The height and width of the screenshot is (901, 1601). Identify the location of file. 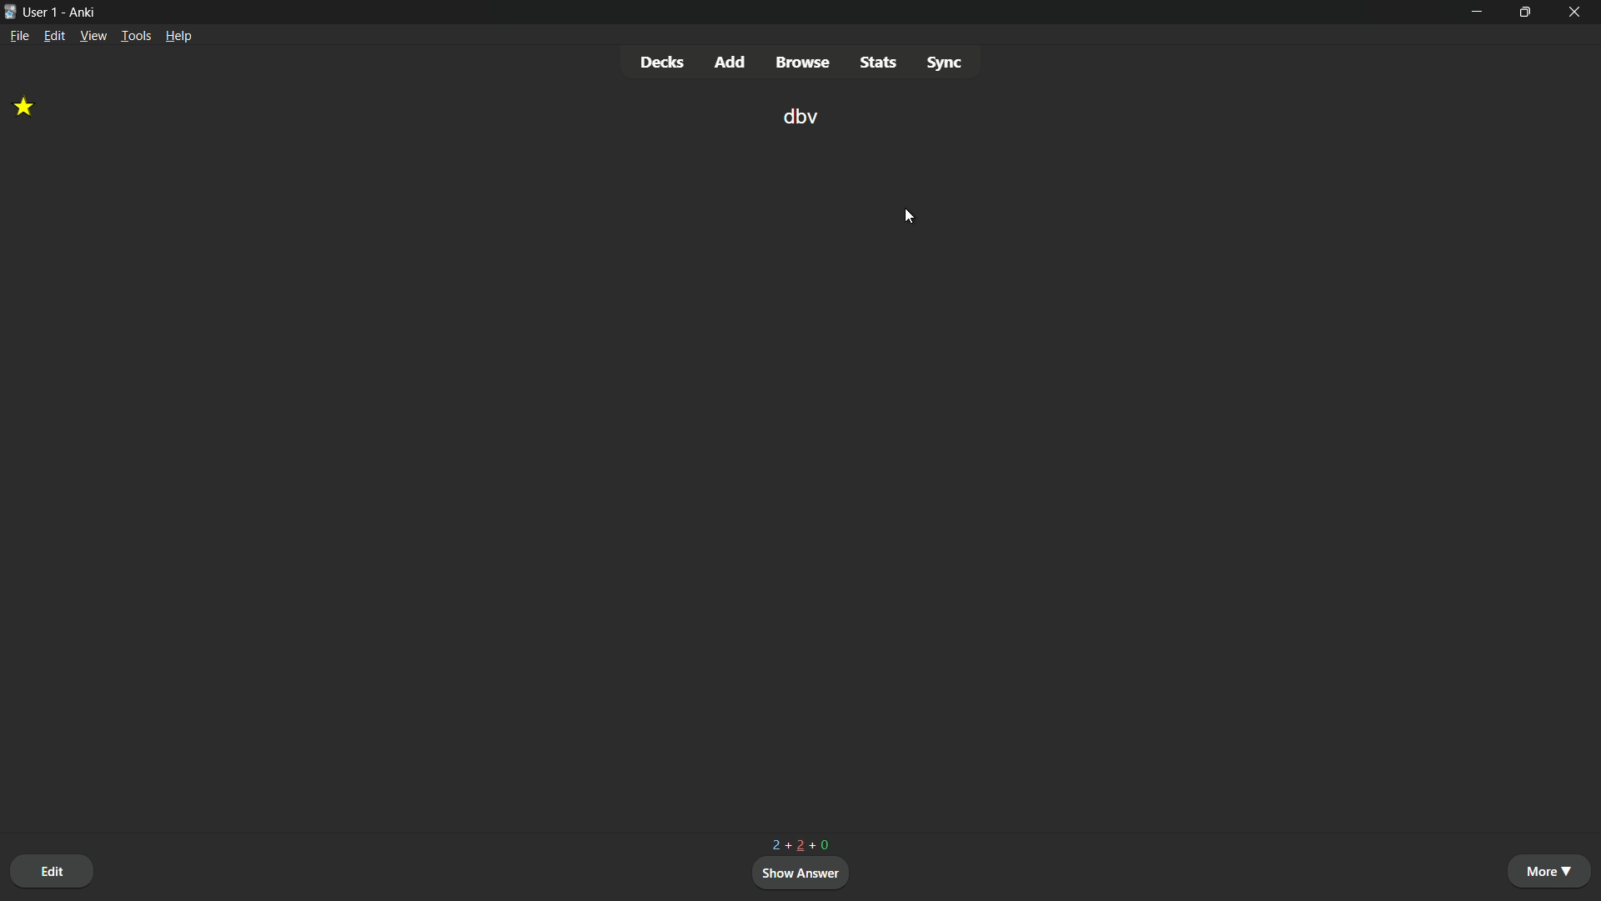
(19, 37).